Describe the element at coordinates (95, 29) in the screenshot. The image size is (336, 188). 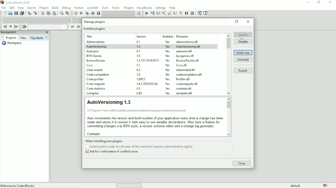
I see `Installed plugins` at that location.